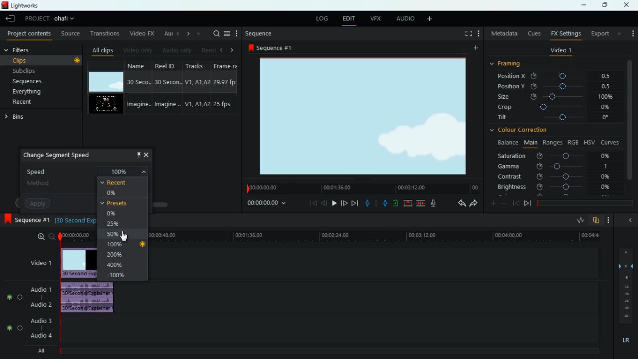 This screenshot has width=638, height=359. What do you see at coordinates (15, 297) in the screenshot?
I see `Audio` at bounding box center [15, 297].